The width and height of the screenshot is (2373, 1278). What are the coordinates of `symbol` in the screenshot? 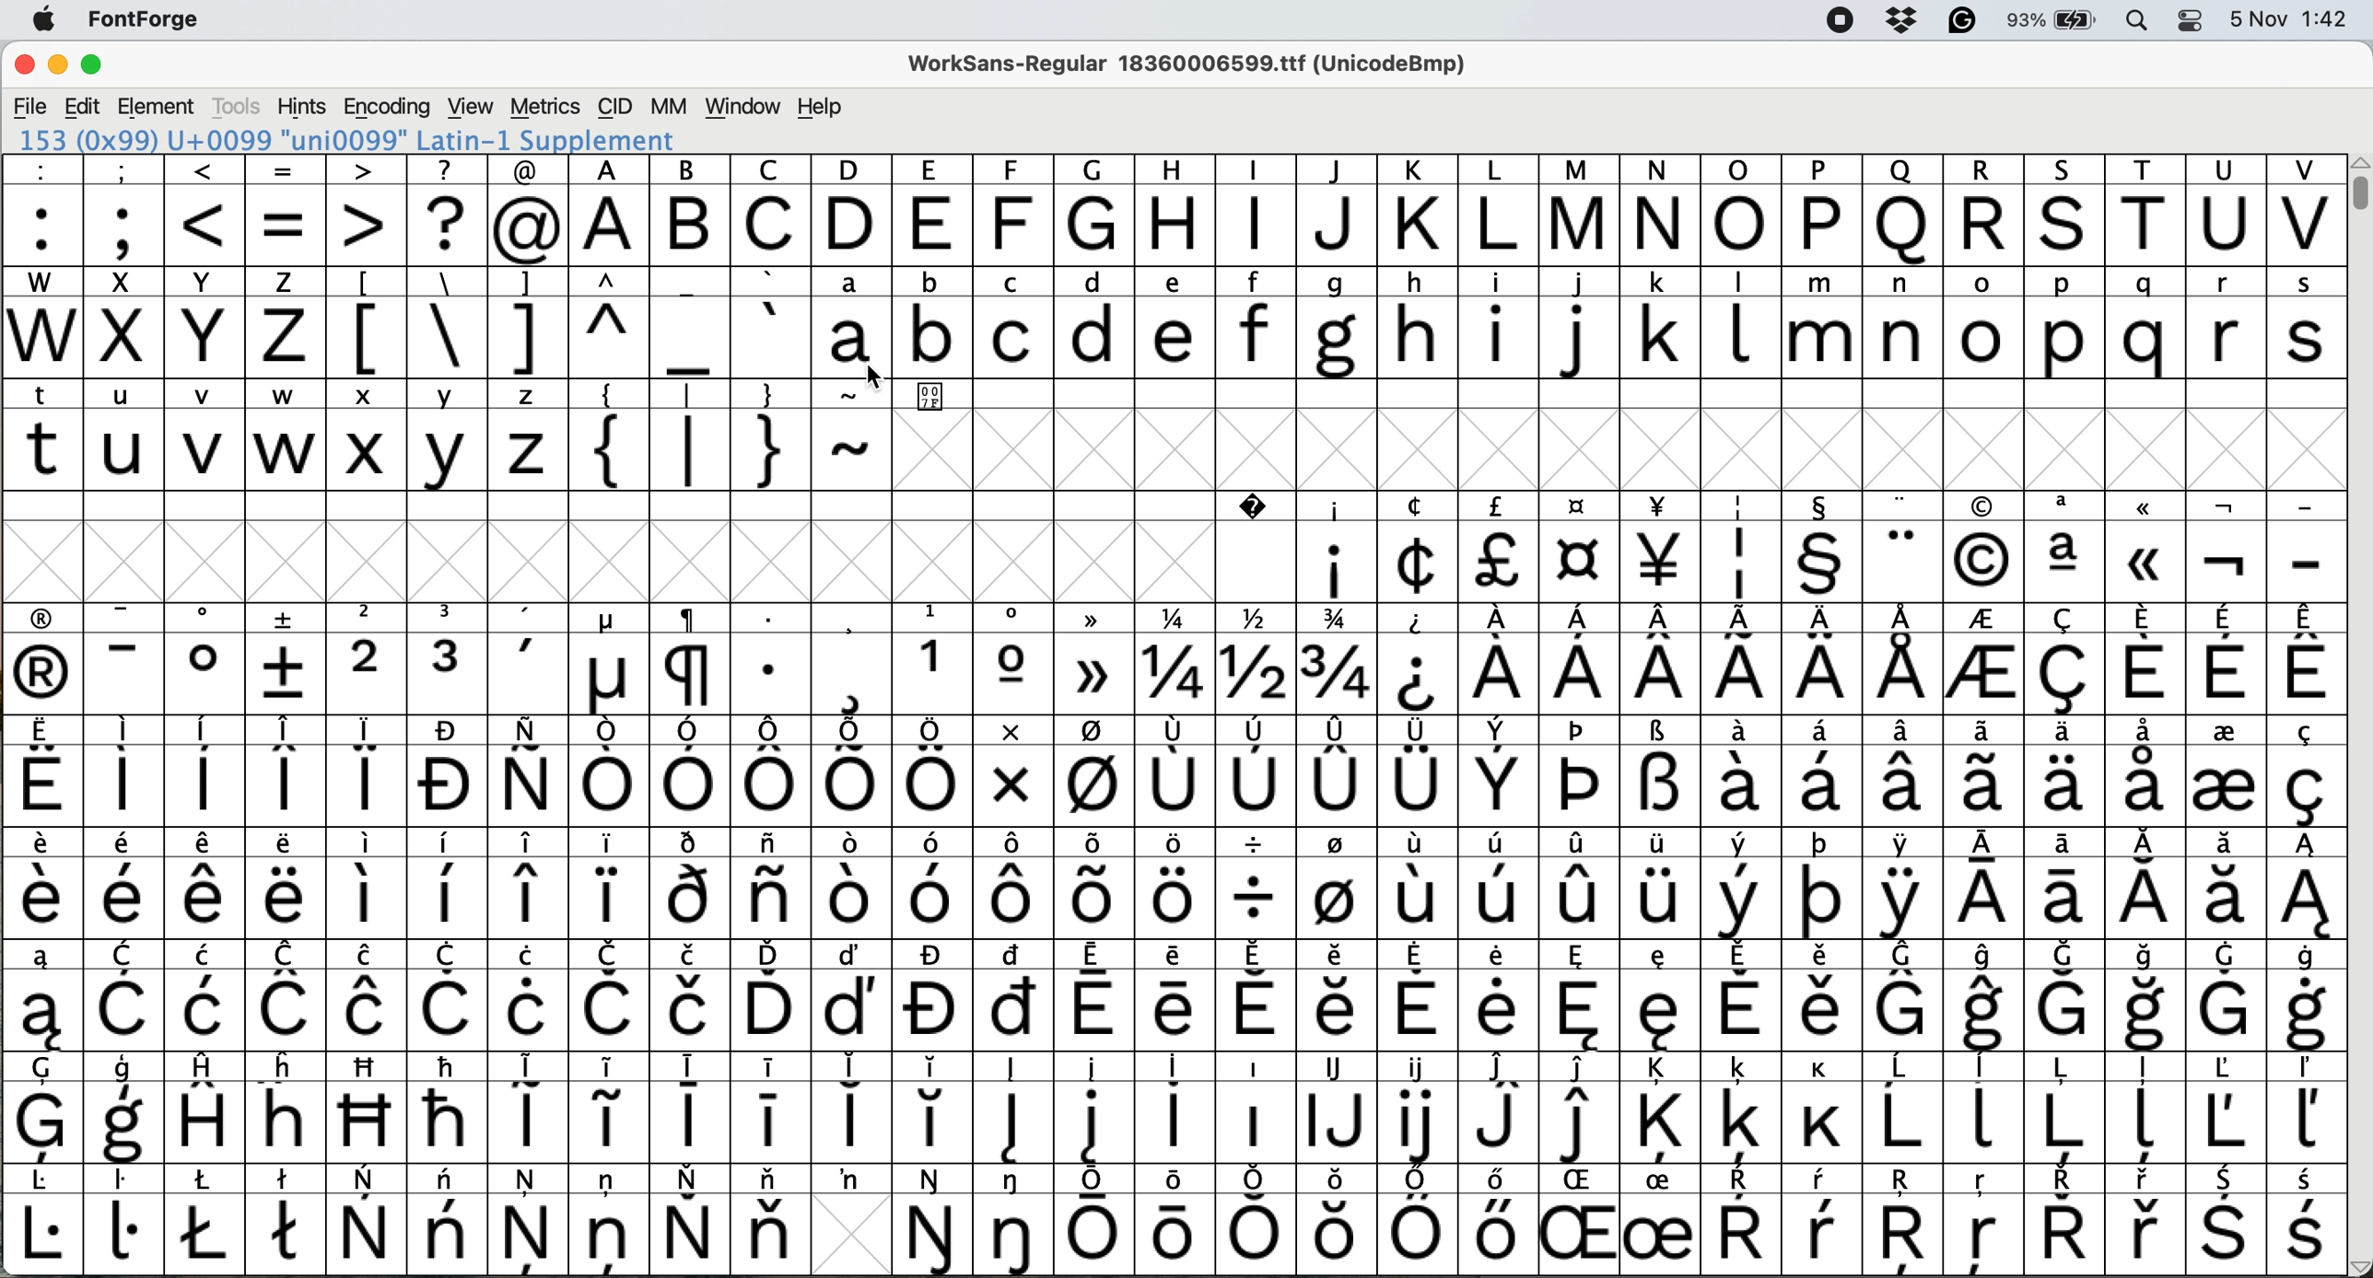 It's located at (850, 885).